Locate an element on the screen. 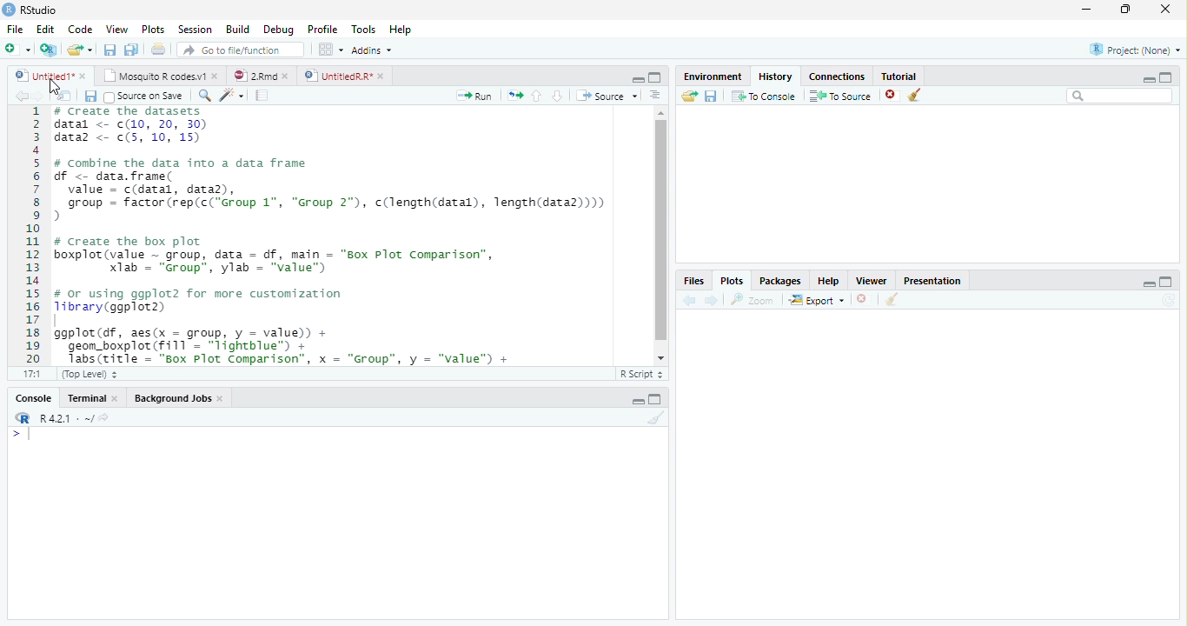 Image resolution: width=1187 pixels, height=626 pixels. File is located at coordinates (15, 29).